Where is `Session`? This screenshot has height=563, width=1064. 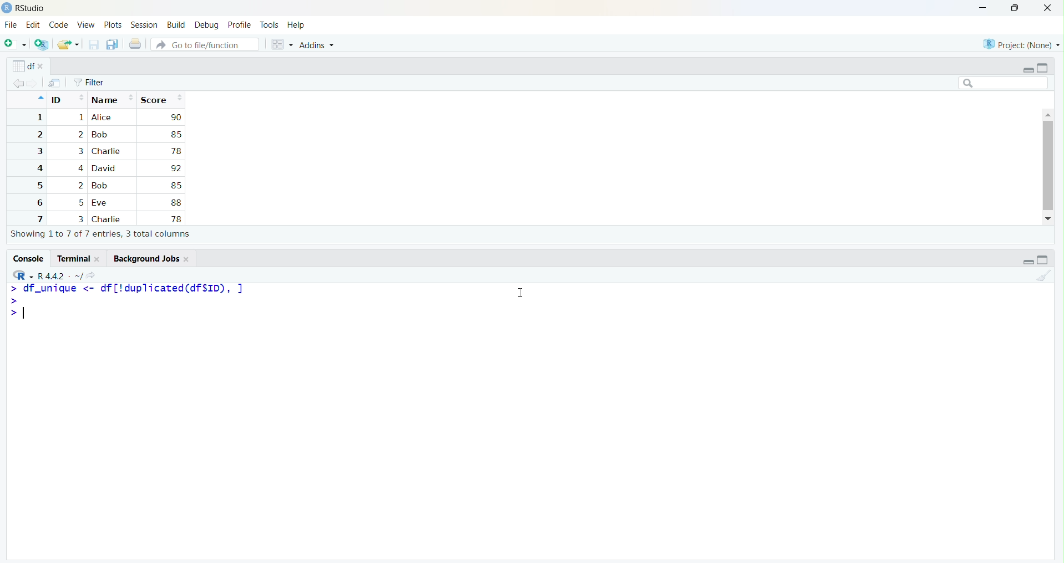 Session is located at coordinates (145, 24).